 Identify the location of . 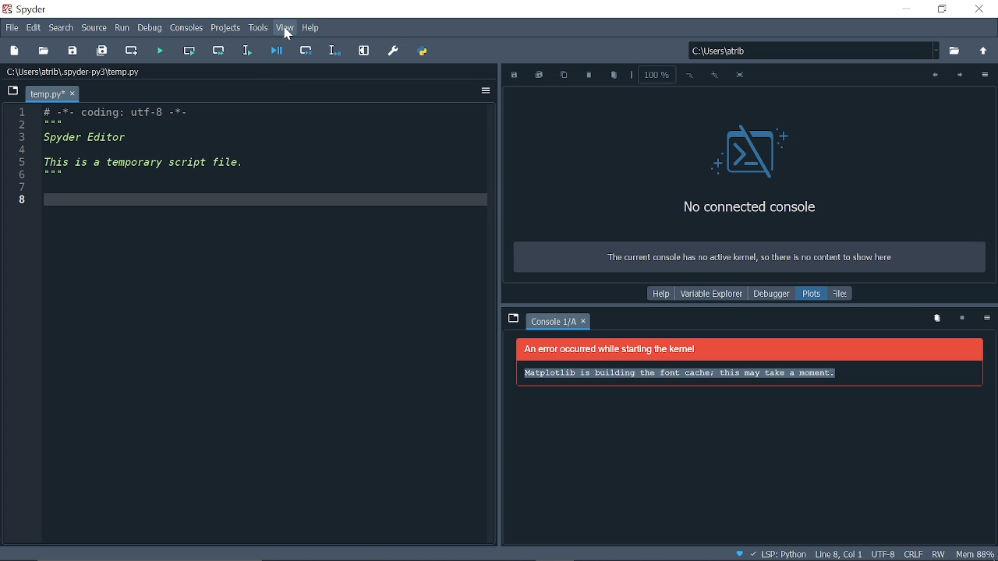
(586, 321).